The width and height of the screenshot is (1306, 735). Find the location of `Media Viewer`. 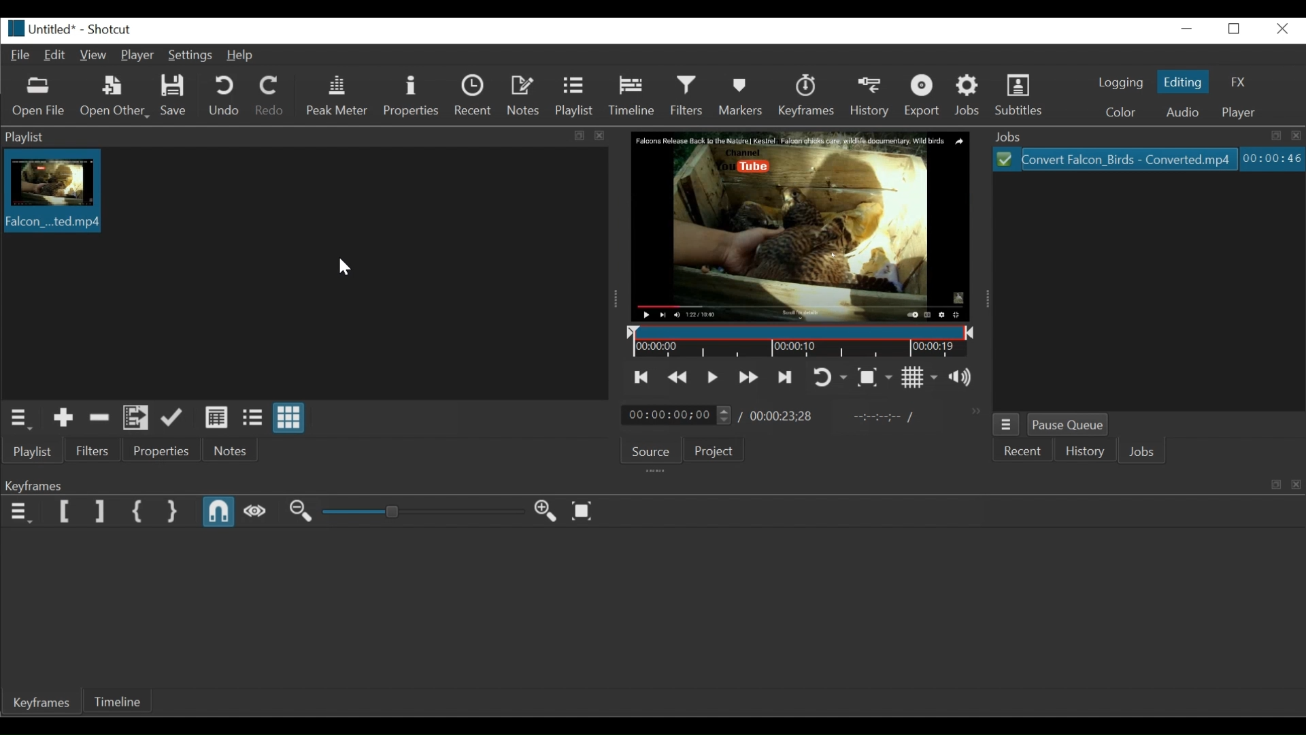

Media Viewer is located at coordinates (799, 225).